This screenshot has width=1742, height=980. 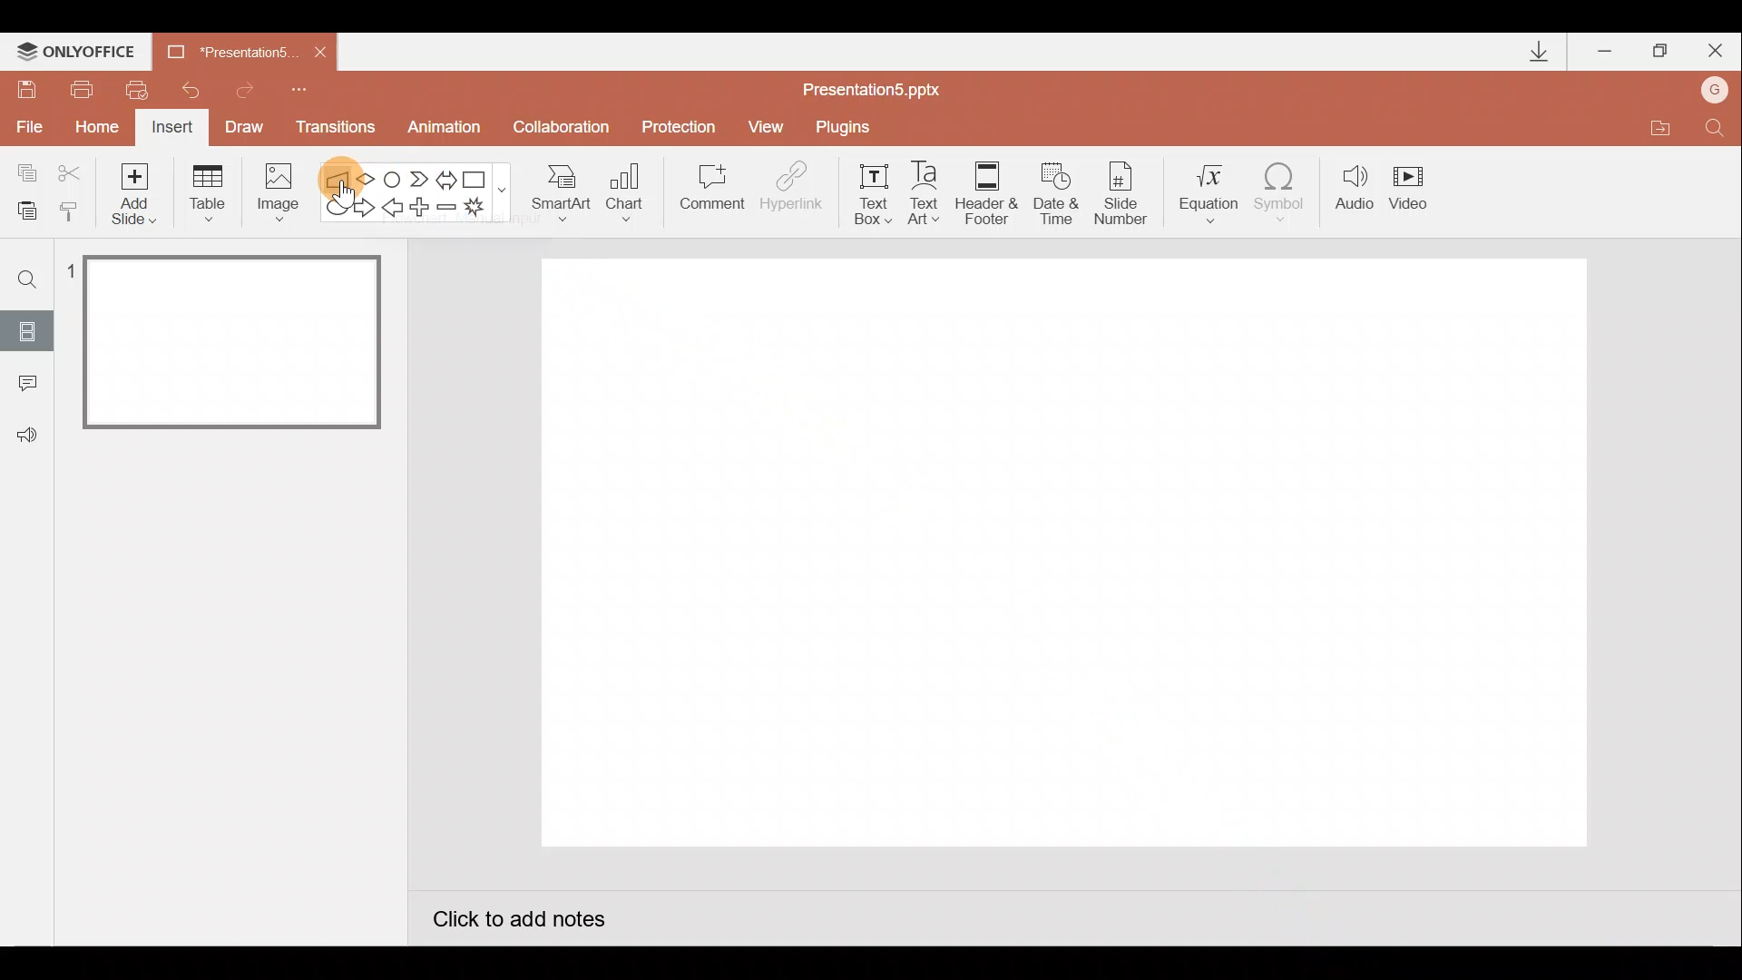 What do you see at coordinates (1287, 191) in the screenshot?
I see `Symbol` at bounding box center [1287, 191].